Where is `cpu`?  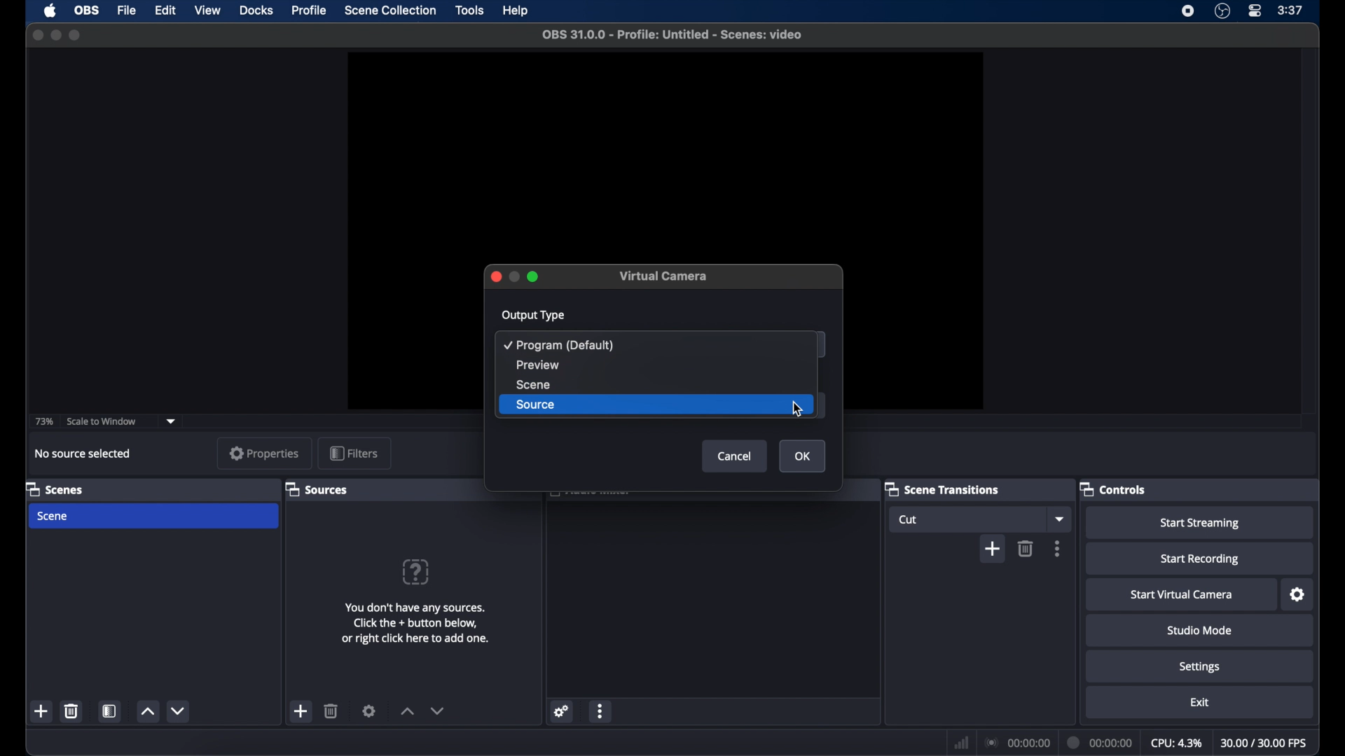 cpu is located at coordinates (1177, 743).